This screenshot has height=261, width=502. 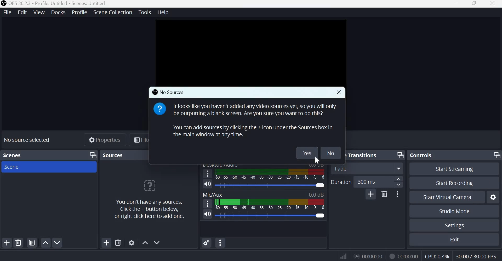 I want to click on Open source properties, so click(x=131, y=243).